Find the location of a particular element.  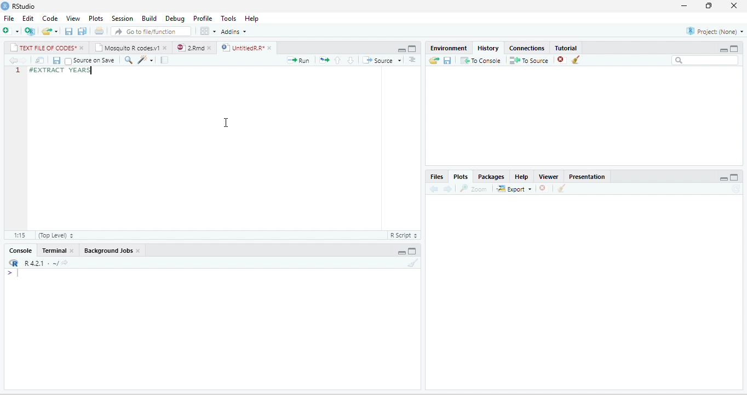

open in new window is located at coordinates (40, 60).